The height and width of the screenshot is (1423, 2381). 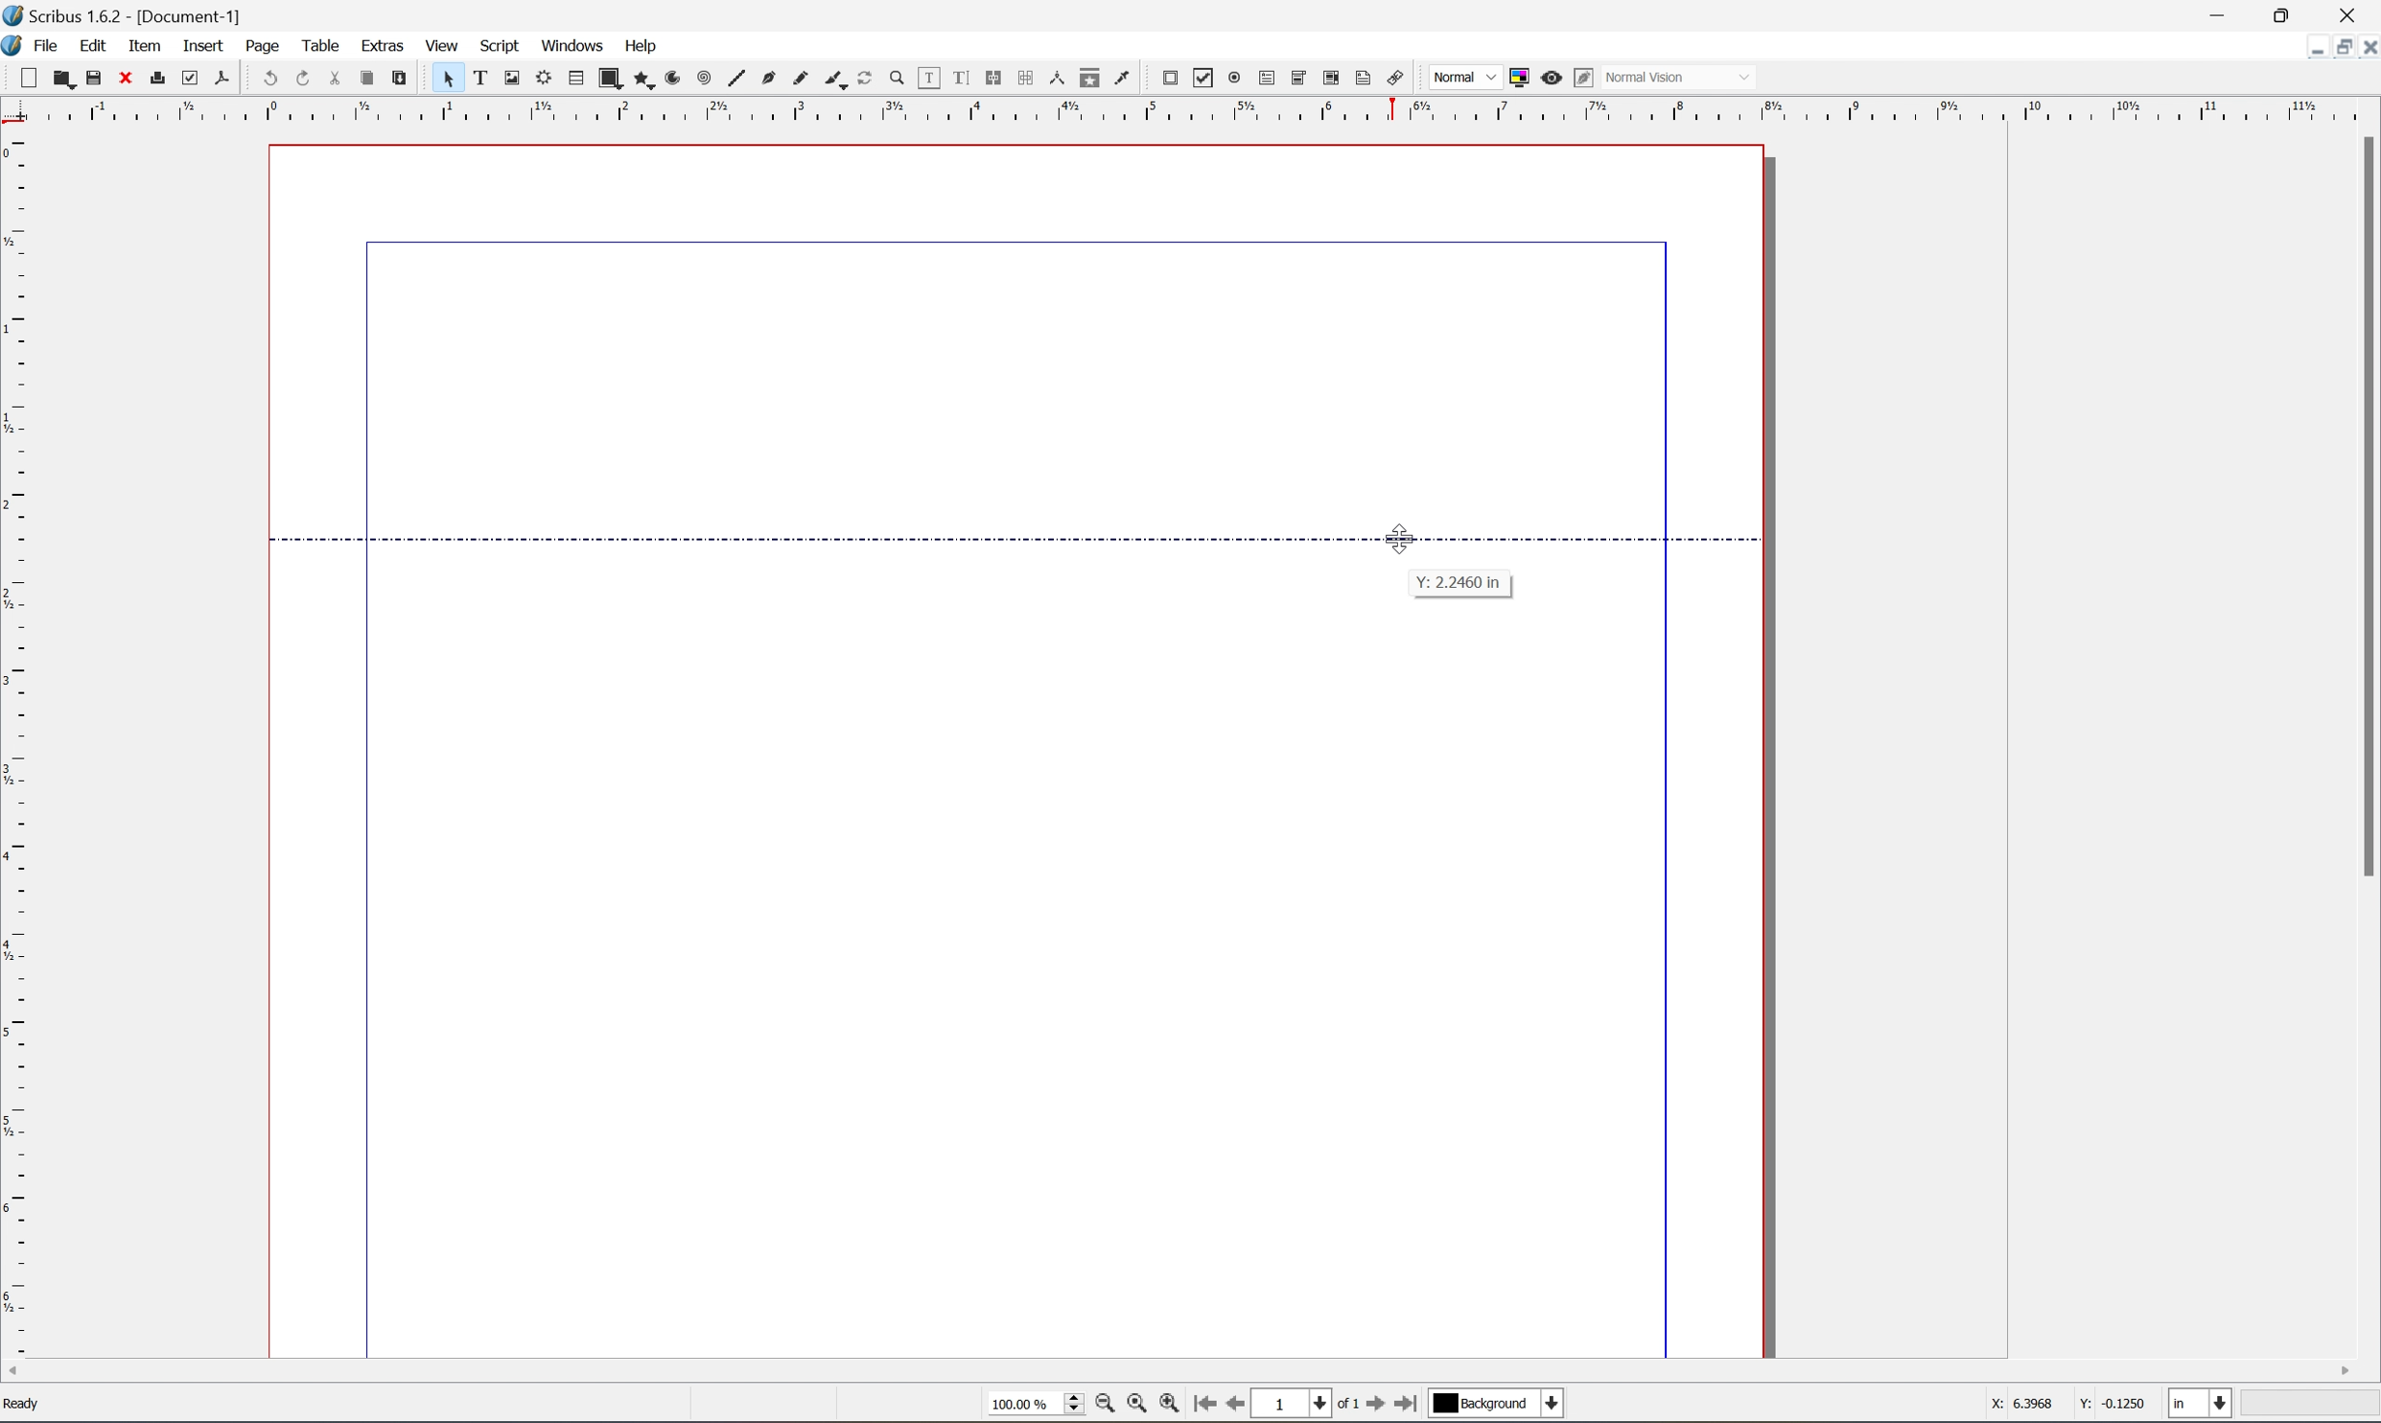 I want to click on pdf checkbox, so click(x=1203, y=79).